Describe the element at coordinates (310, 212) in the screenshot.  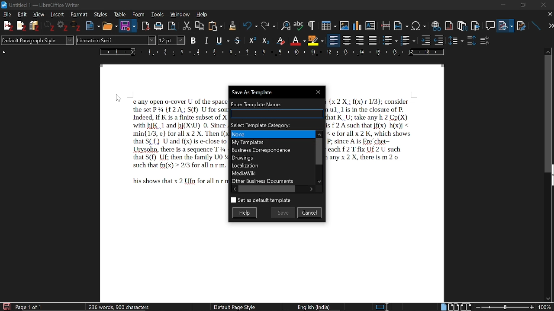
I see `Cancel` at that location.